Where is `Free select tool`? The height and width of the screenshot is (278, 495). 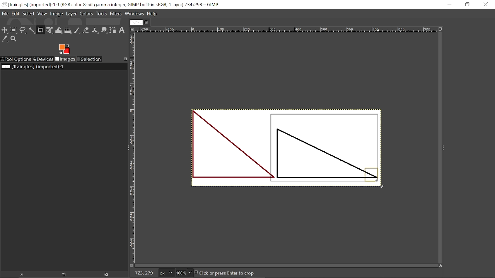
Free select tool is located at coordinates (23, 31).